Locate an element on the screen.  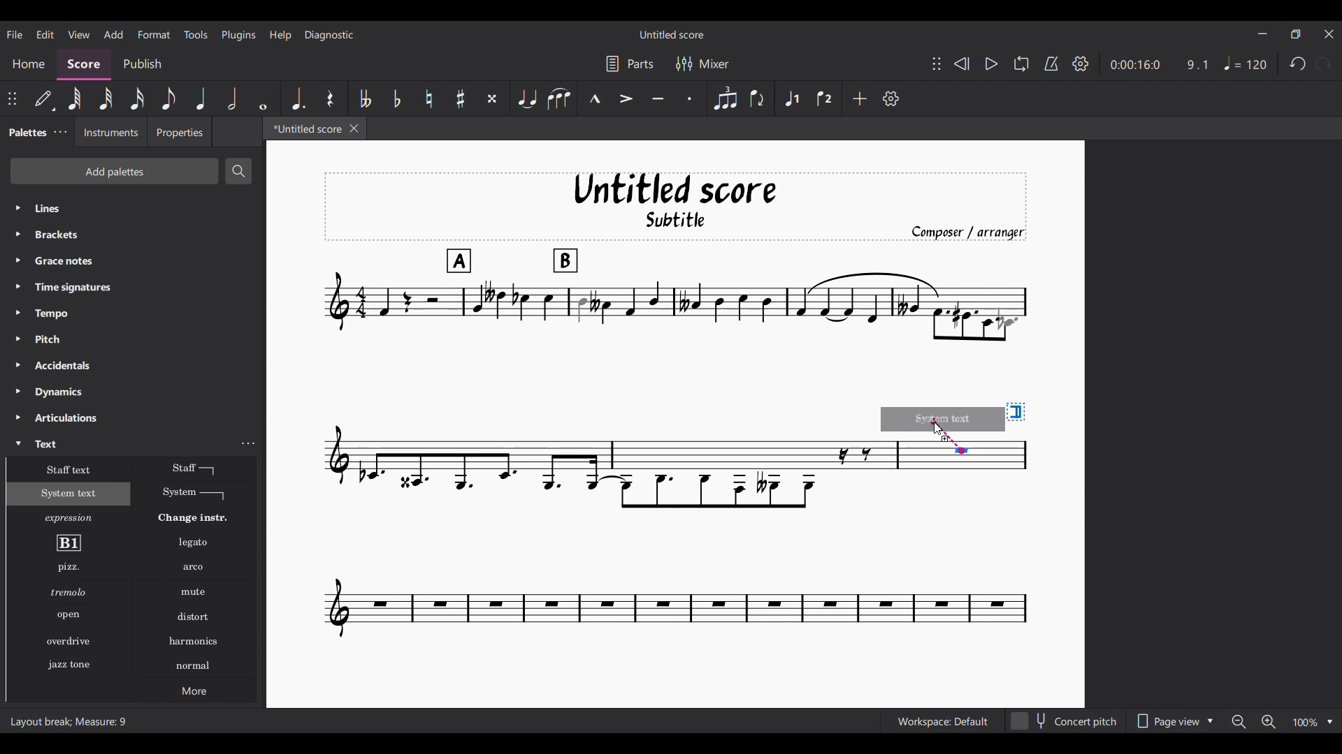
Rewind is located at coordinates (962, 64).